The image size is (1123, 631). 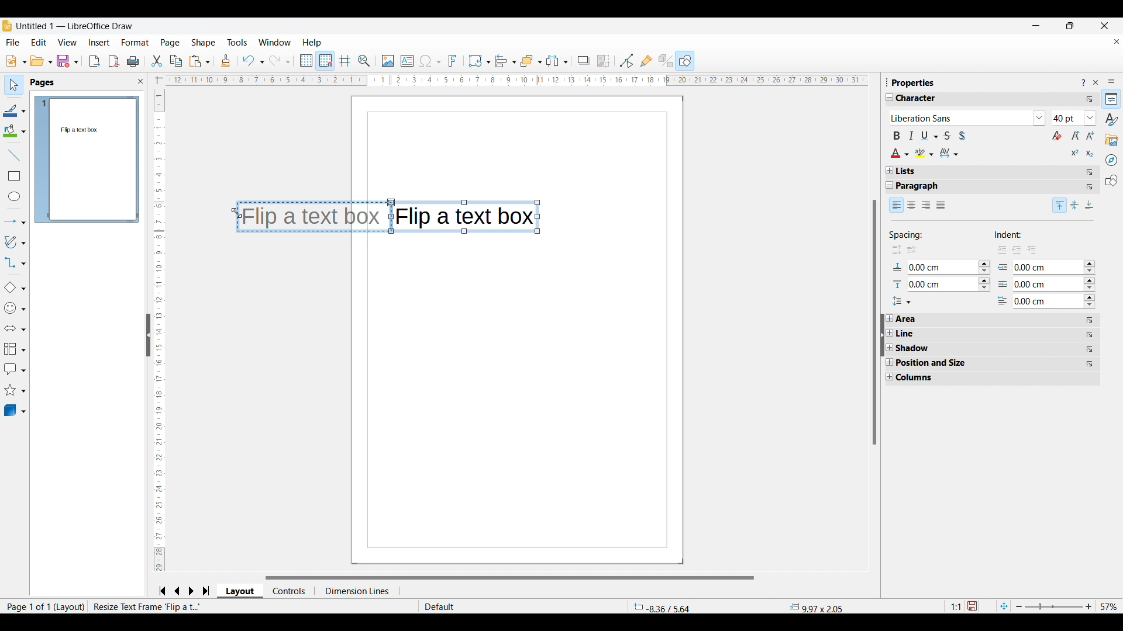 I want to click on Vertical slide bar, so click(x=157, y=331).